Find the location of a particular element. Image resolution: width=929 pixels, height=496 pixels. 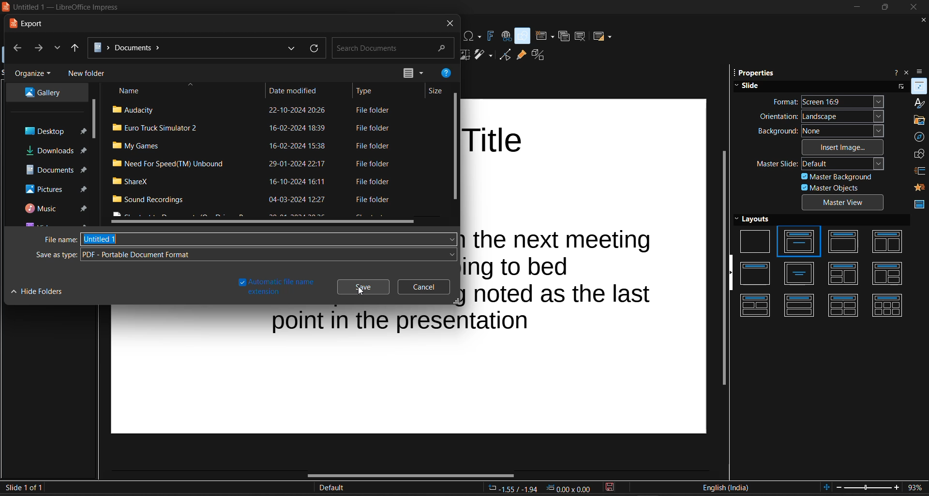

Desktop is located at coordinates (52, 132).